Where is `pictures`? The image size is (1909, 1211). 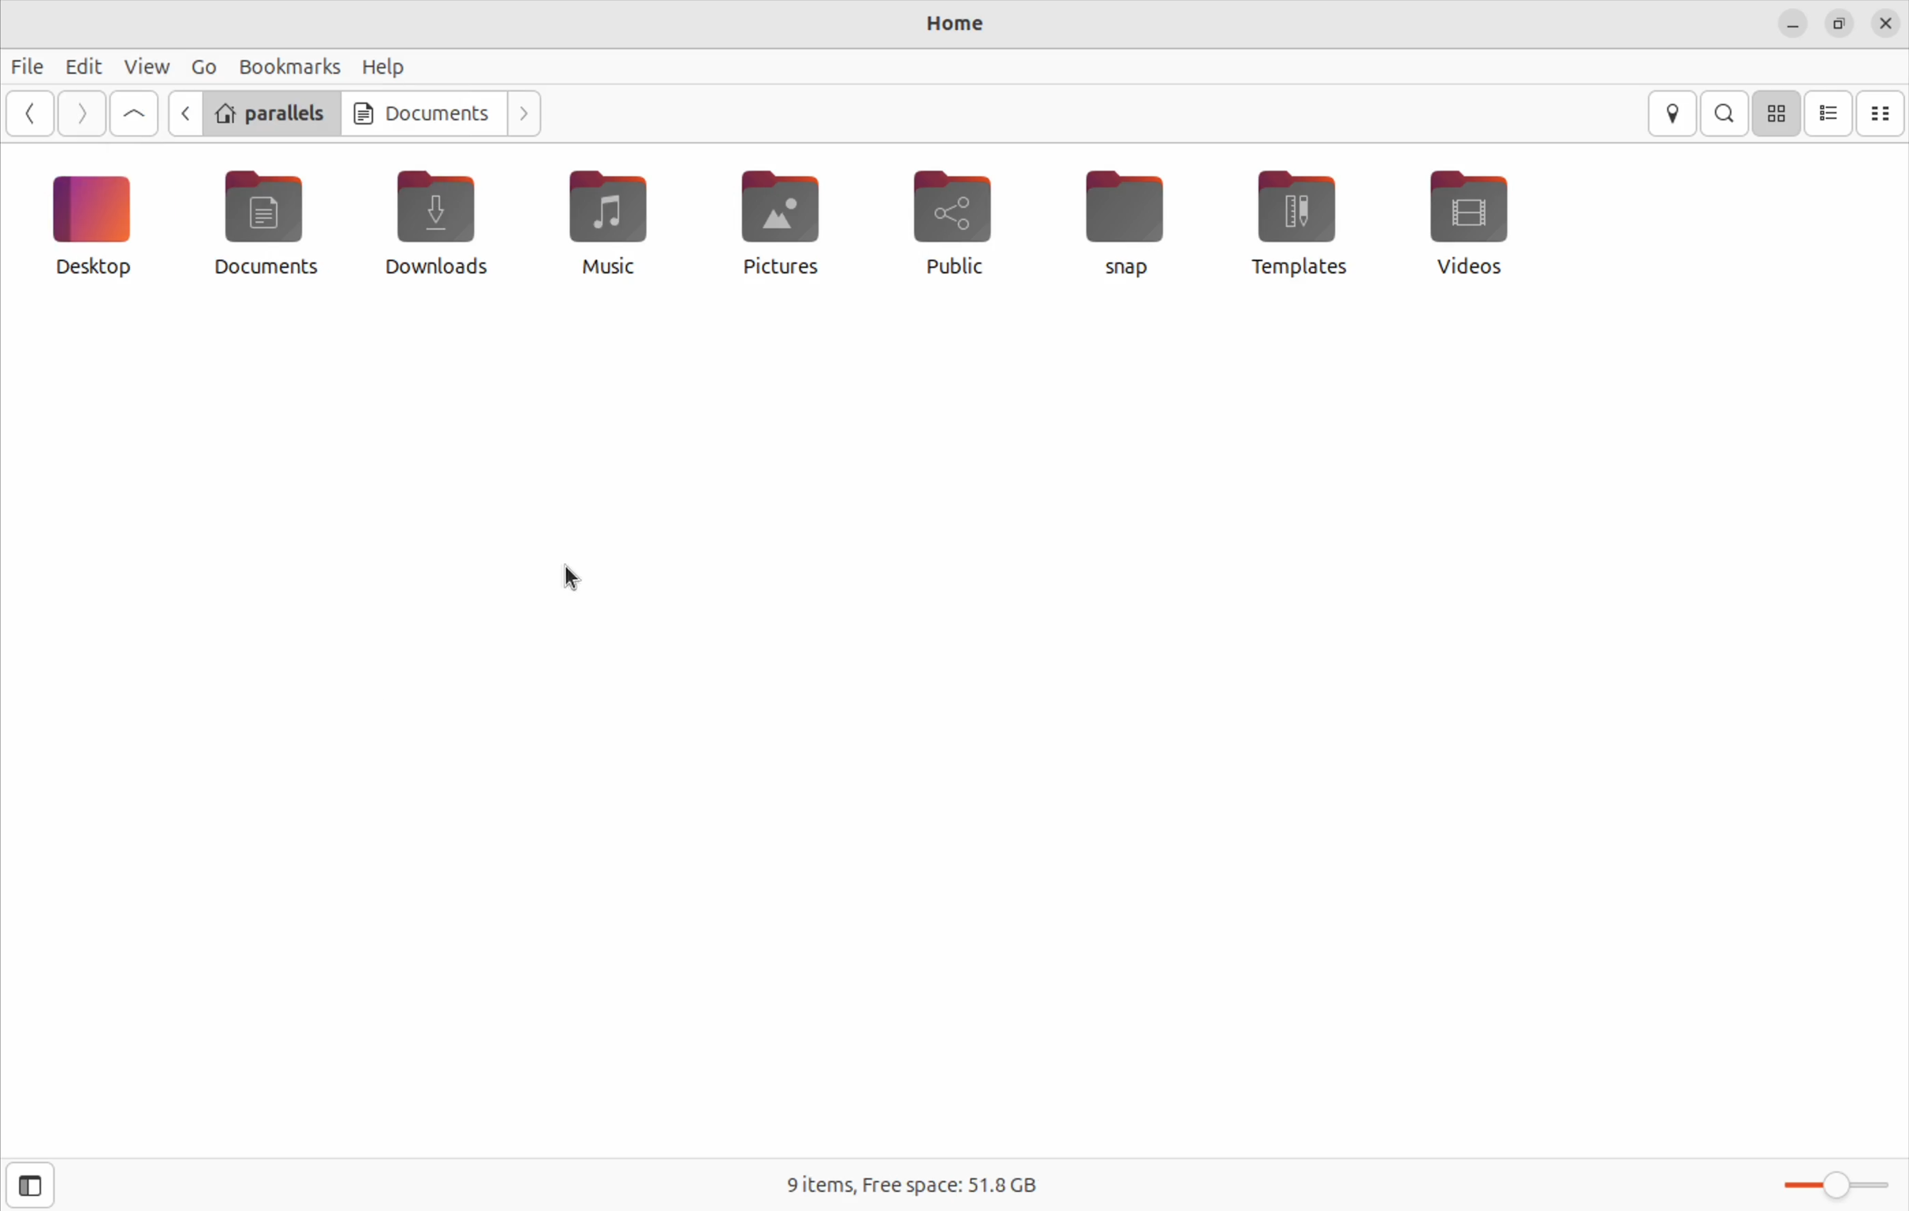
pictures is located at coordinates (782, 228).